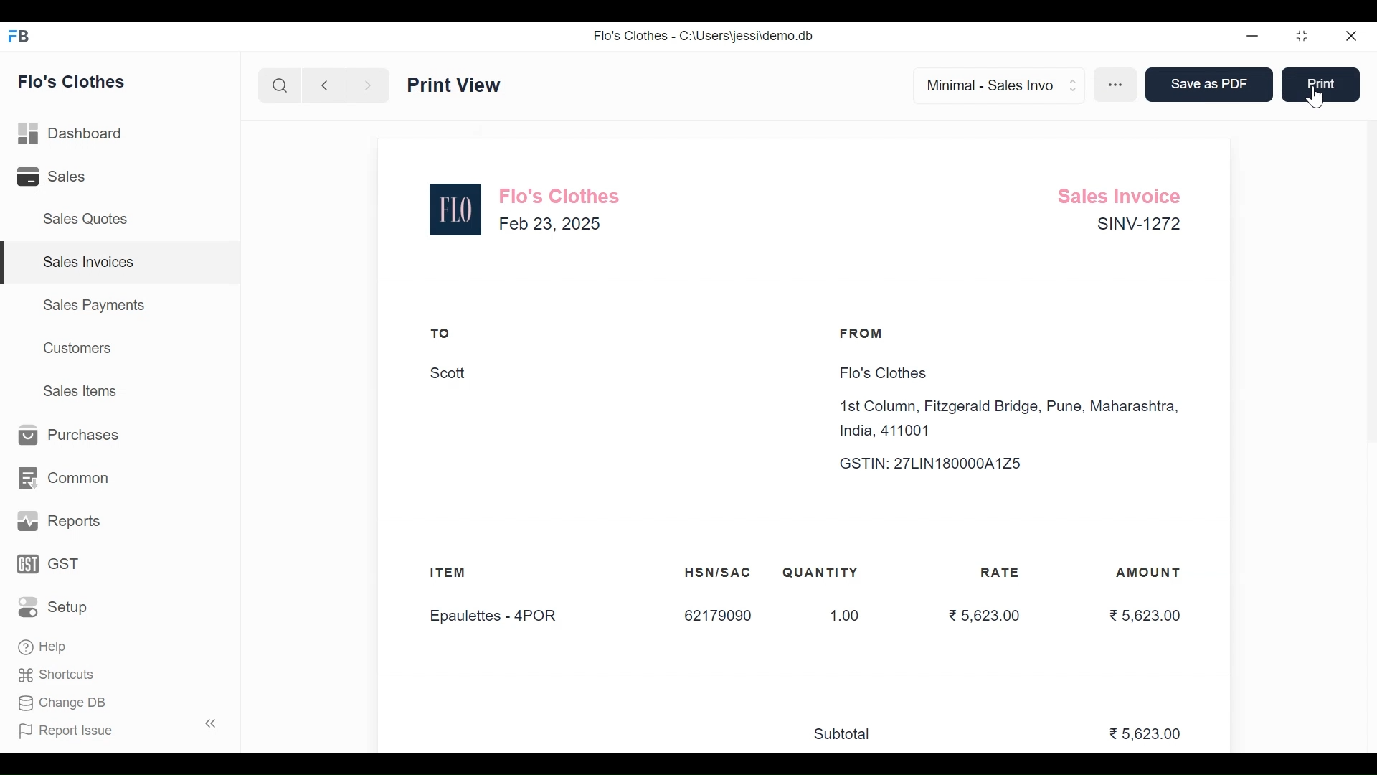 This screenshot has width=1377, height=775. Describe the element at coordinates (1145, 615) in the screenshot. I see `5,623.00` at that location.